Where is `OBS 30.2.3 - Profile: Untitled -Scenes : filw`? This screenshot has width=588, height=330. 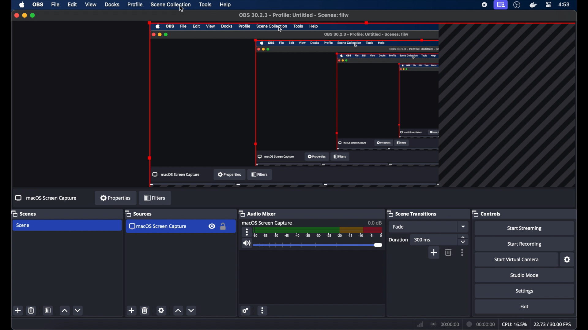
OBS 30.2.3 - Profile: Untitled -Scenes : filw is located at coordinates (294, 15).